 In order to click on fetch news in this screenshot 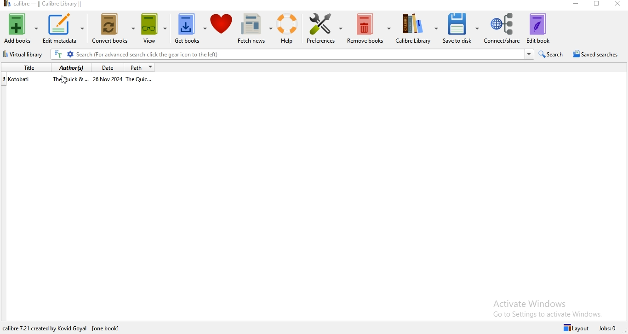, I will do `click(252, 29)`.